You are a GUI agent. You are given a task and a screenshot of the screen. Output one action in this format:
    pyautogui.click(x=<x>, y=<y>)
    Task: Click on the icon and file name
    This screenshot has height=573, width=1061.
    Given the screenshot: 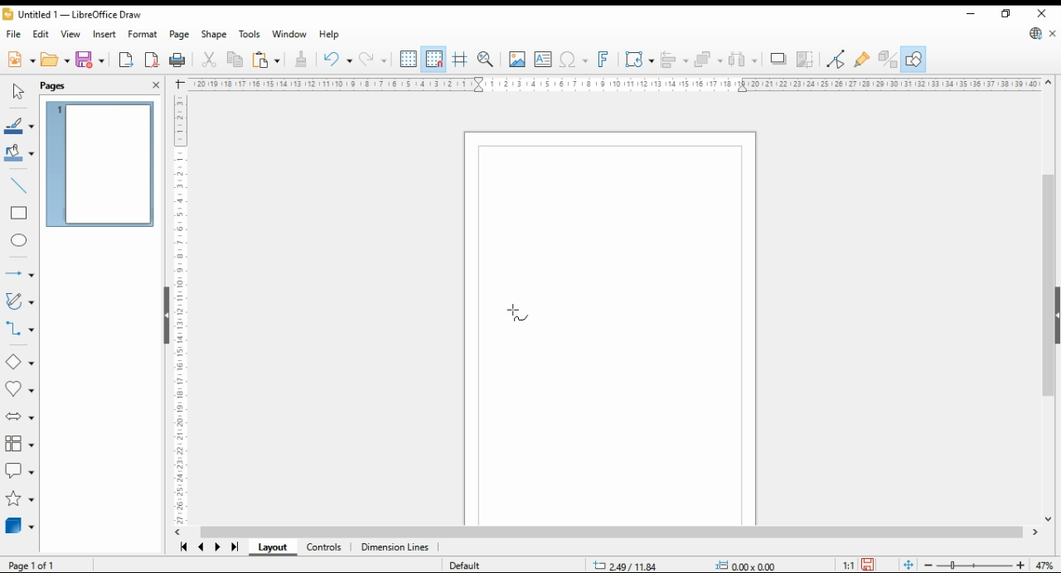 What is the action you would take?
    pyautogui.click(x=73, y=14)
    